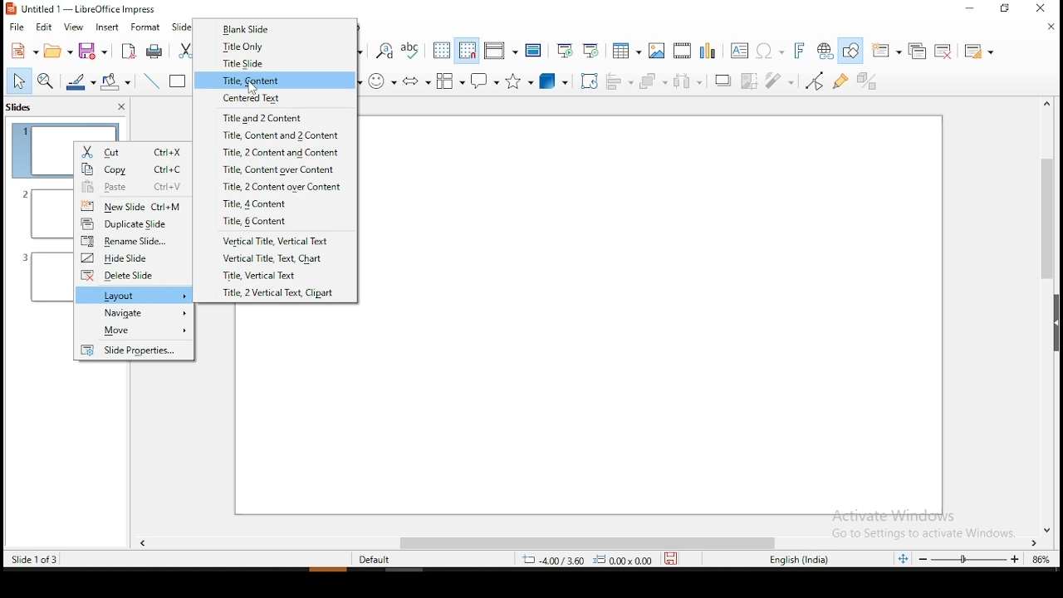 The height and width of the screenshot is (598, 1063). What do you see at coordinates (24, 52) in the screenshot?
I see `new tool` at bounding box center [24, 52].